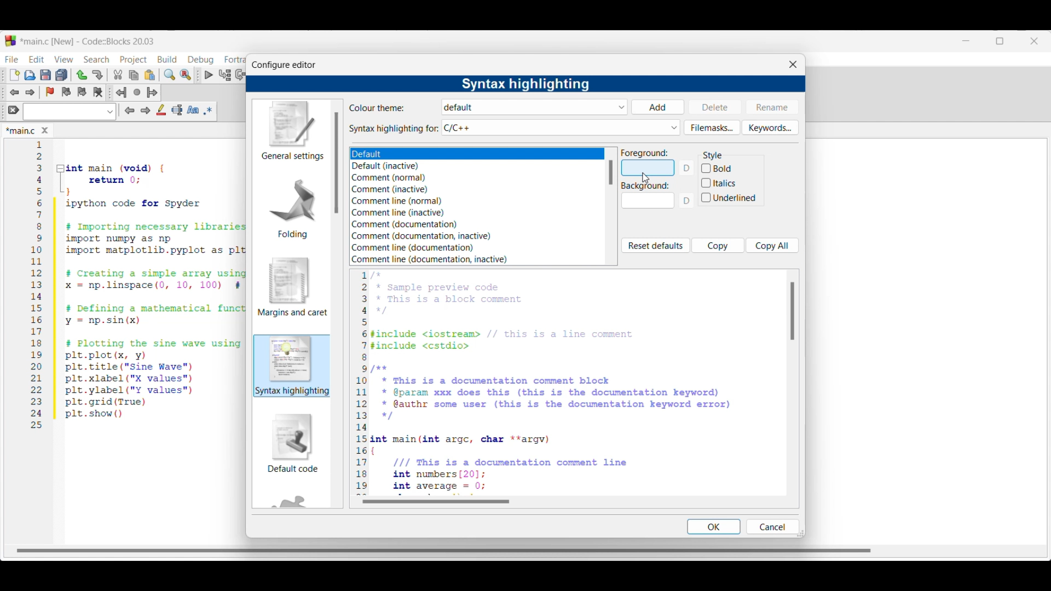  Describe the element at coordinates (137, 92) in the screenshot. I see `Last jump` at that location.